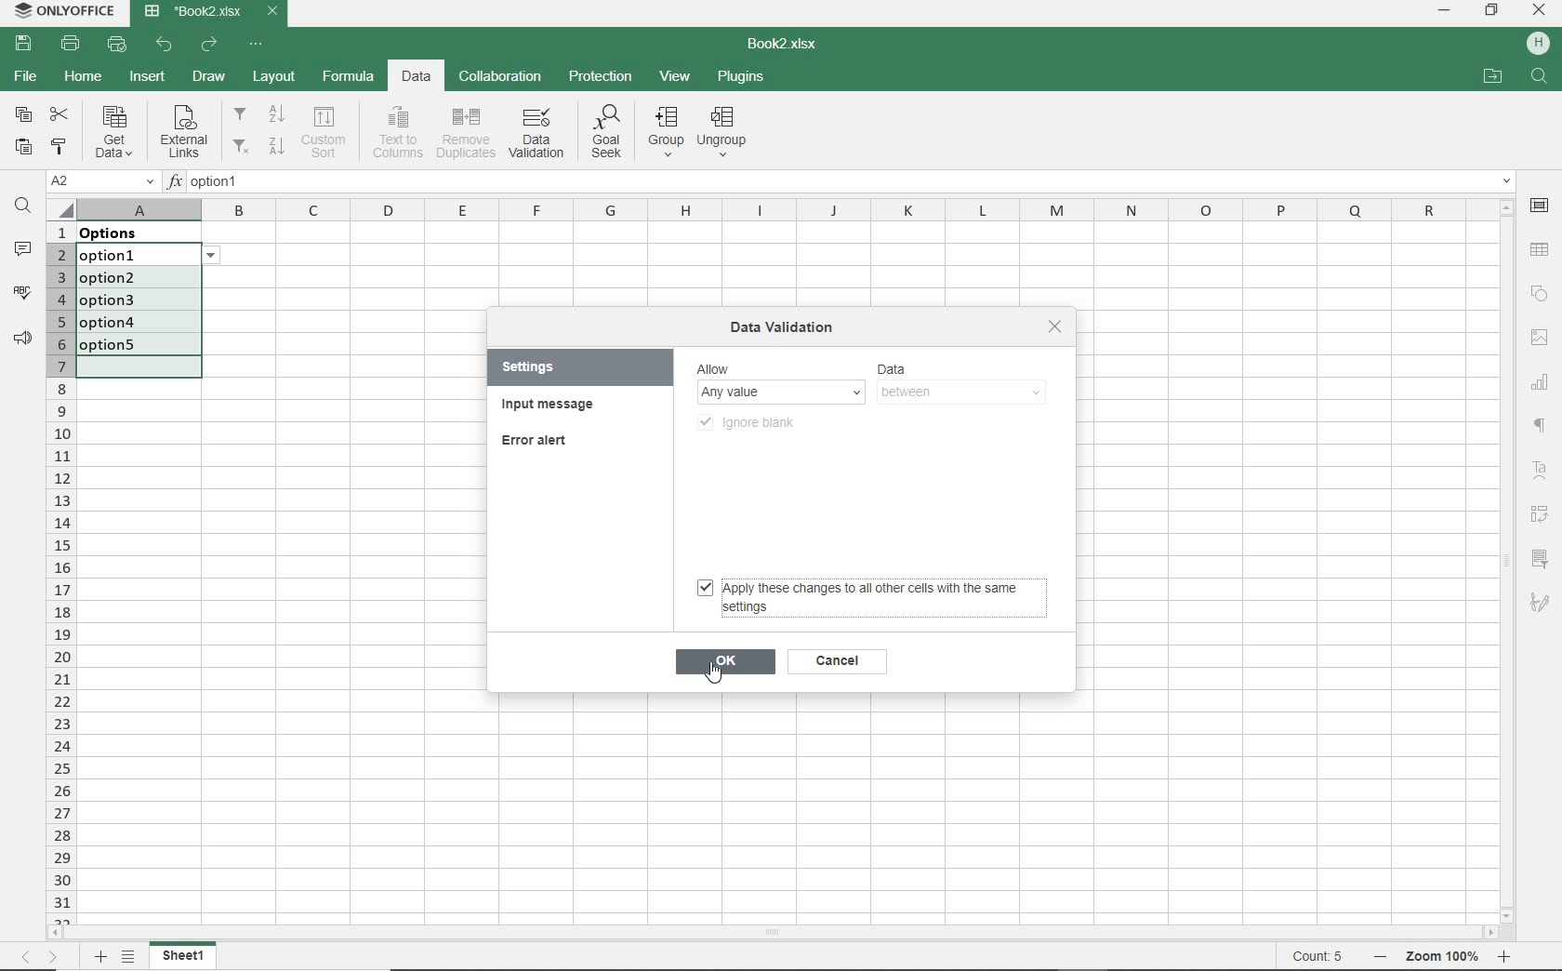 Image resolution: width=1562 pixels, height=971 pixels. Describe the element at coordinates (715, 678) in the screenshot. I see `Cursor` at that location.